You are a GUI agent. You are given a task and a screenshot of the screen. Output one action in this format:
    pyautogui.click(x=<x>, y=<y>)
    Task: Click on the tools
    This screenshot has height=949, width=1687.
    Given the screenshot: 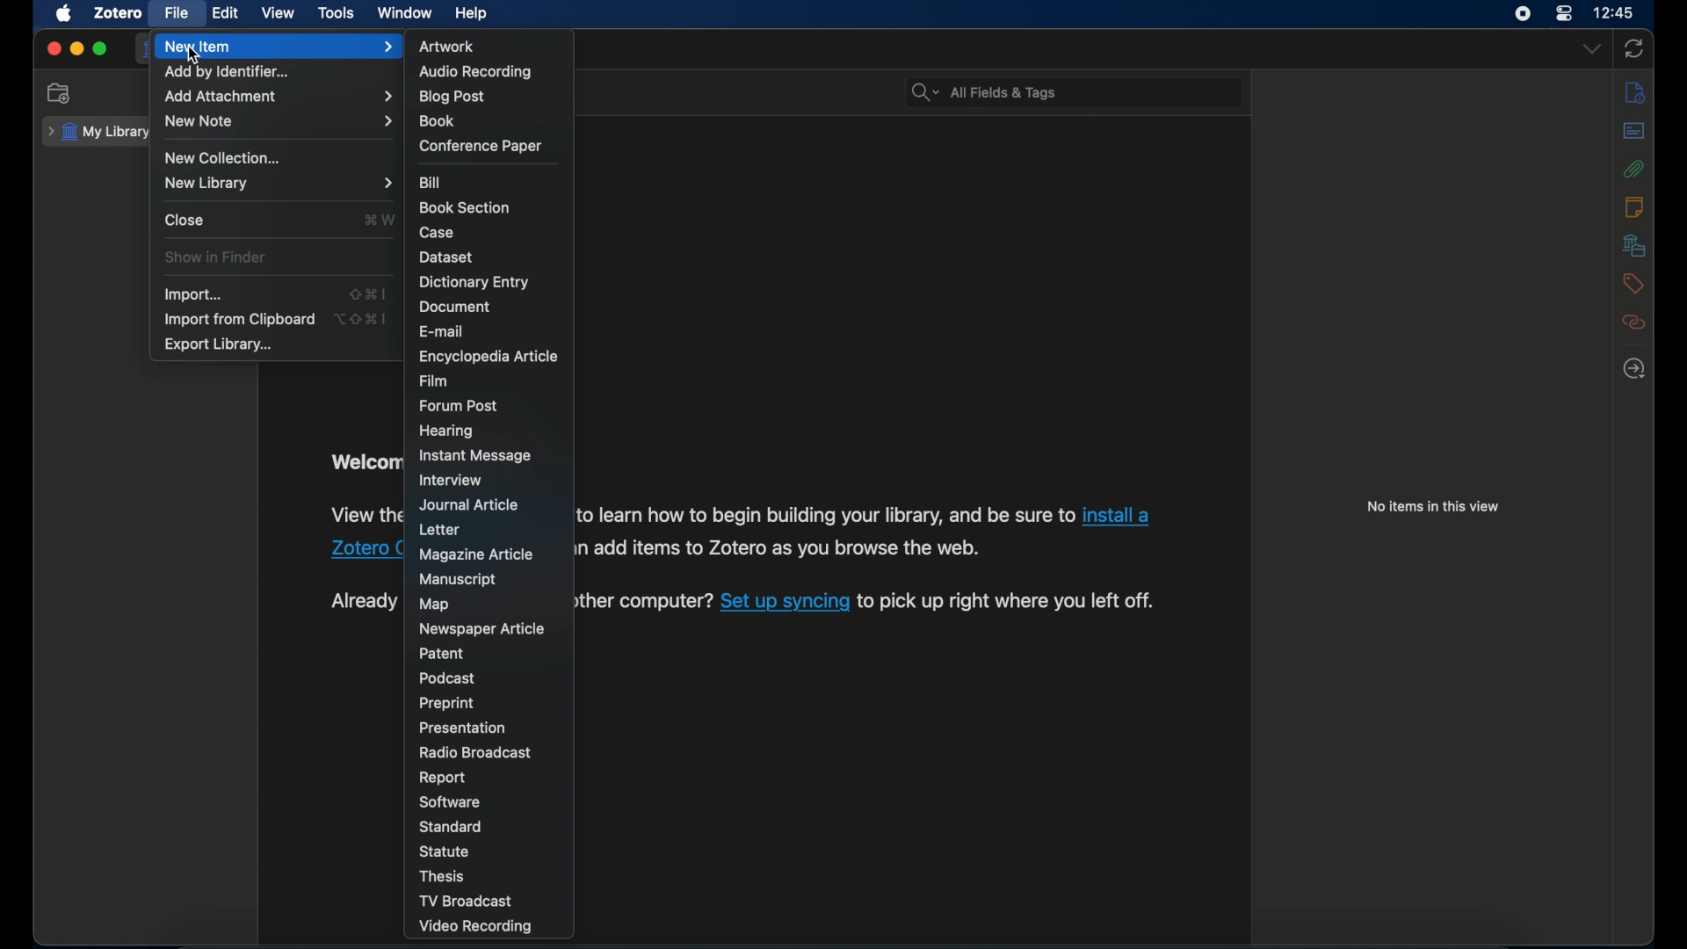 What is the action you would take?
    pyautogui.click(x=337, y=12)
    